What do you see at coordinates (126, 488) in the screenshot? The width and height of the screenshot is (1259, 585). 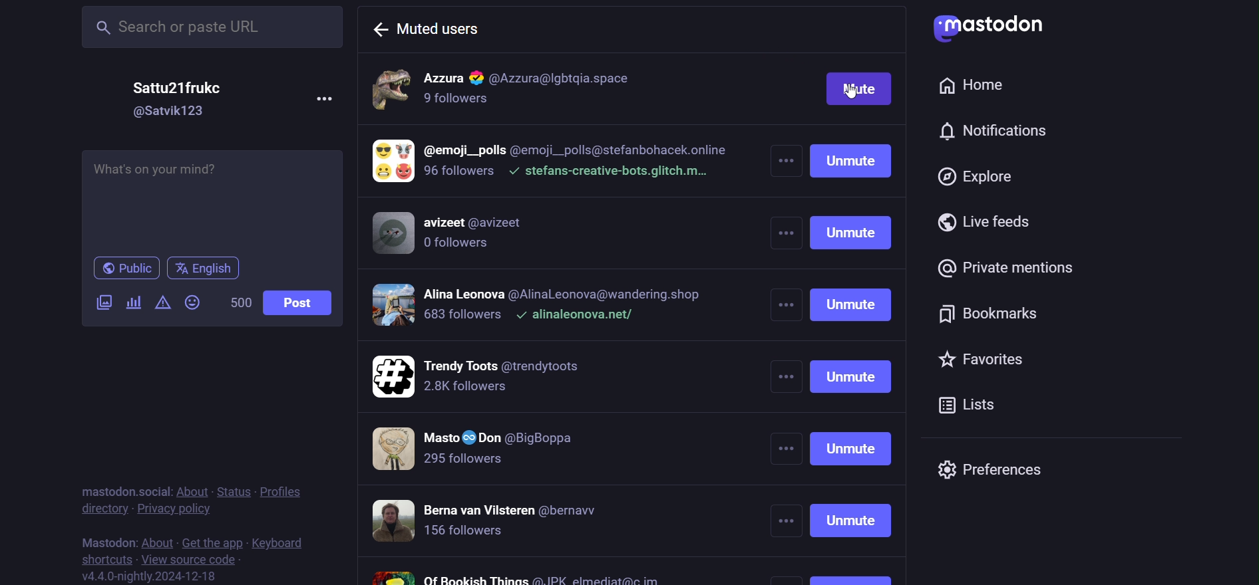 I see `mastodon social` at bounding box center [126, 488].